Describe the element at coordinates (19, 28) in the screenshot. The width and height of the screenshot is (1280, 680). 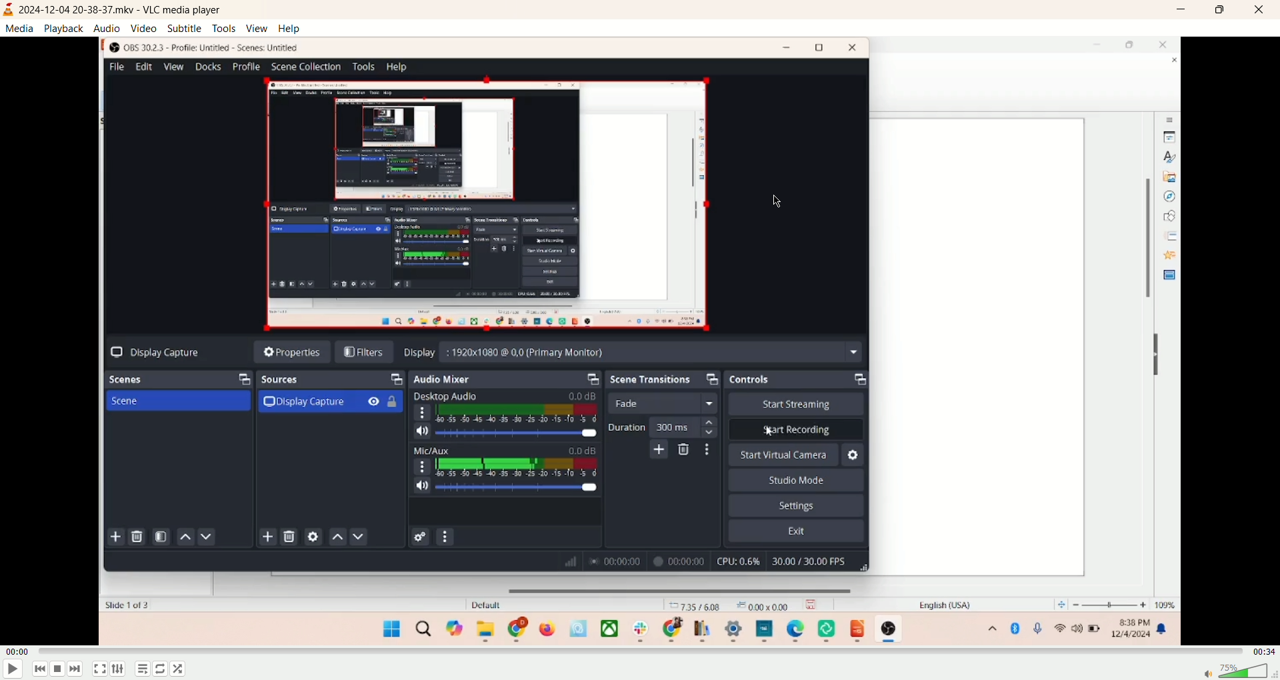
I see `media` at that location.